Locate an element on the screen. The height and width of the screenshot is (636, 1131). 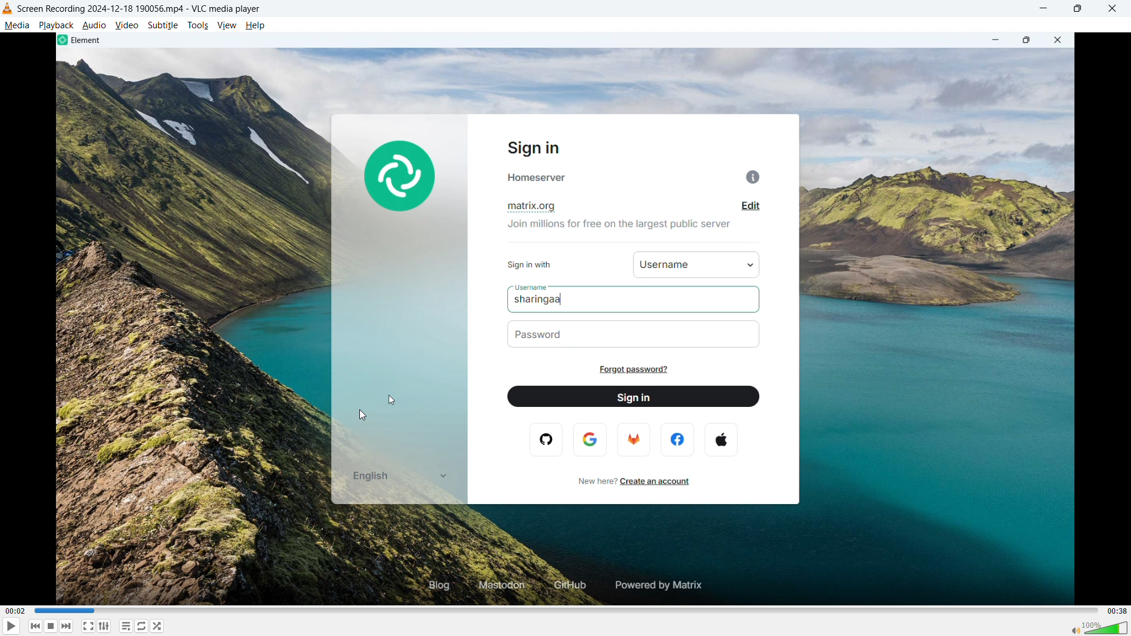
Full screen  is located at coordinates (88, 625).